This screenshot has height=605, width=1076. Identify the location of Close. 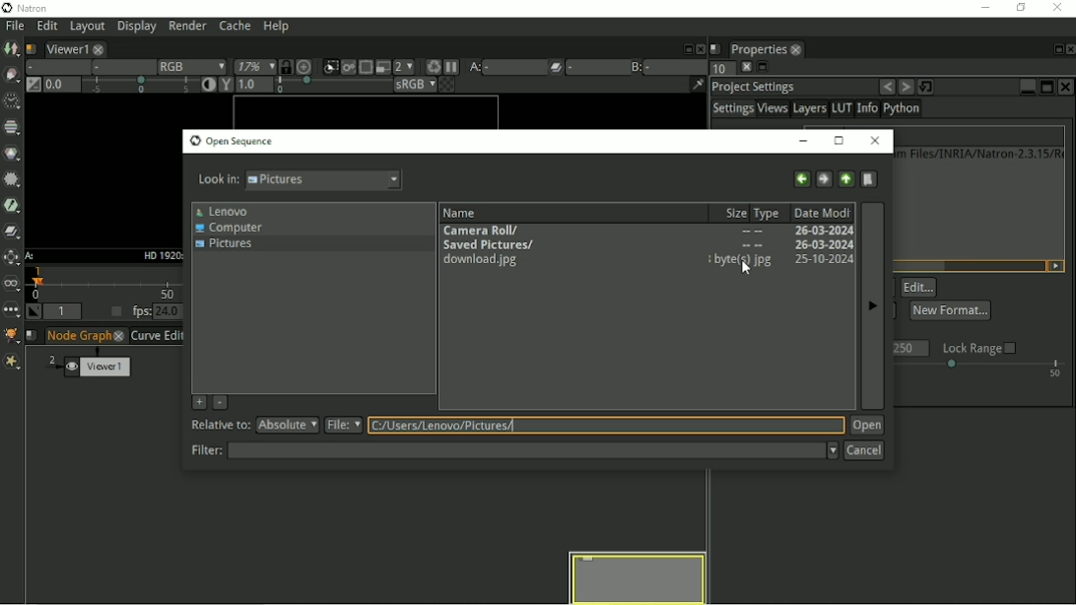
(1069, 49).